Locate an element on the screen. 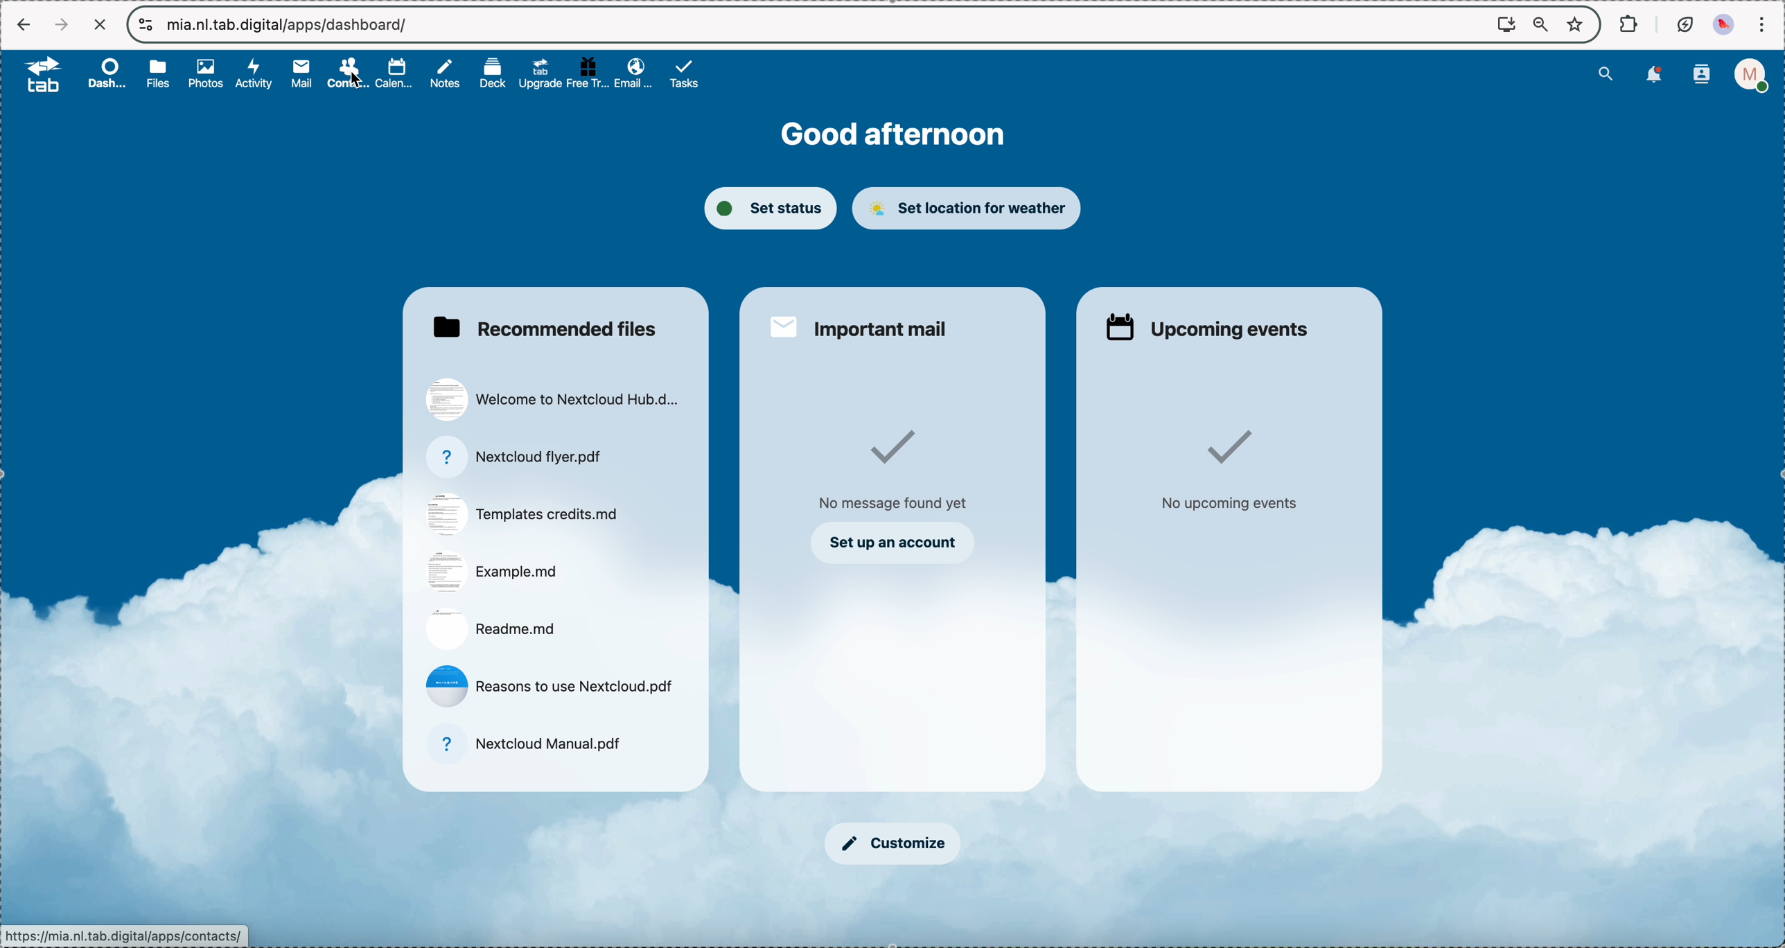 Image resolution: width=1785 pixels, height=948 pixels. dashboard is located at coordinates (104, 74).